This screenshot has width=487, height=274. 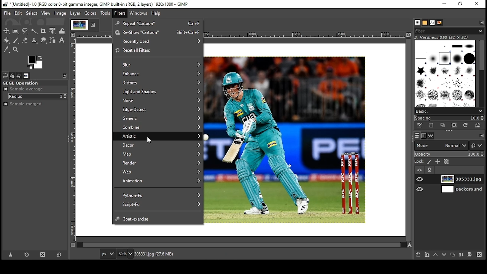 I want to click on eraser tool, so click(x=25, y=40).